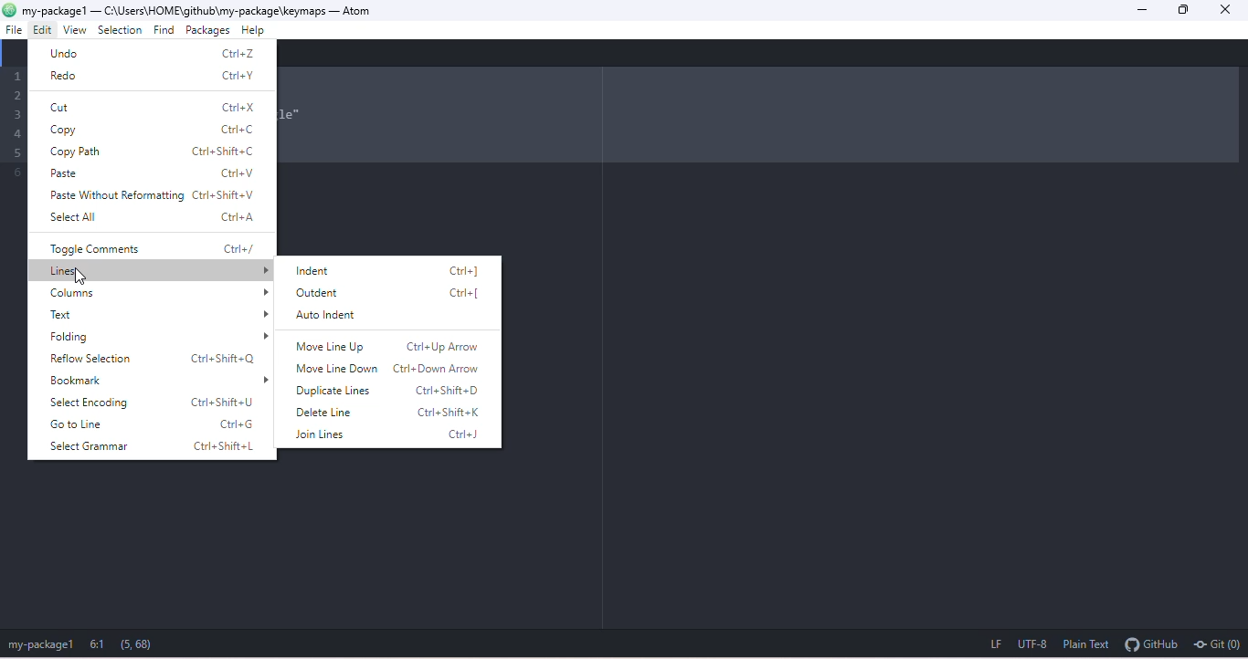  I want to click on bookmark, so click(155, 382).